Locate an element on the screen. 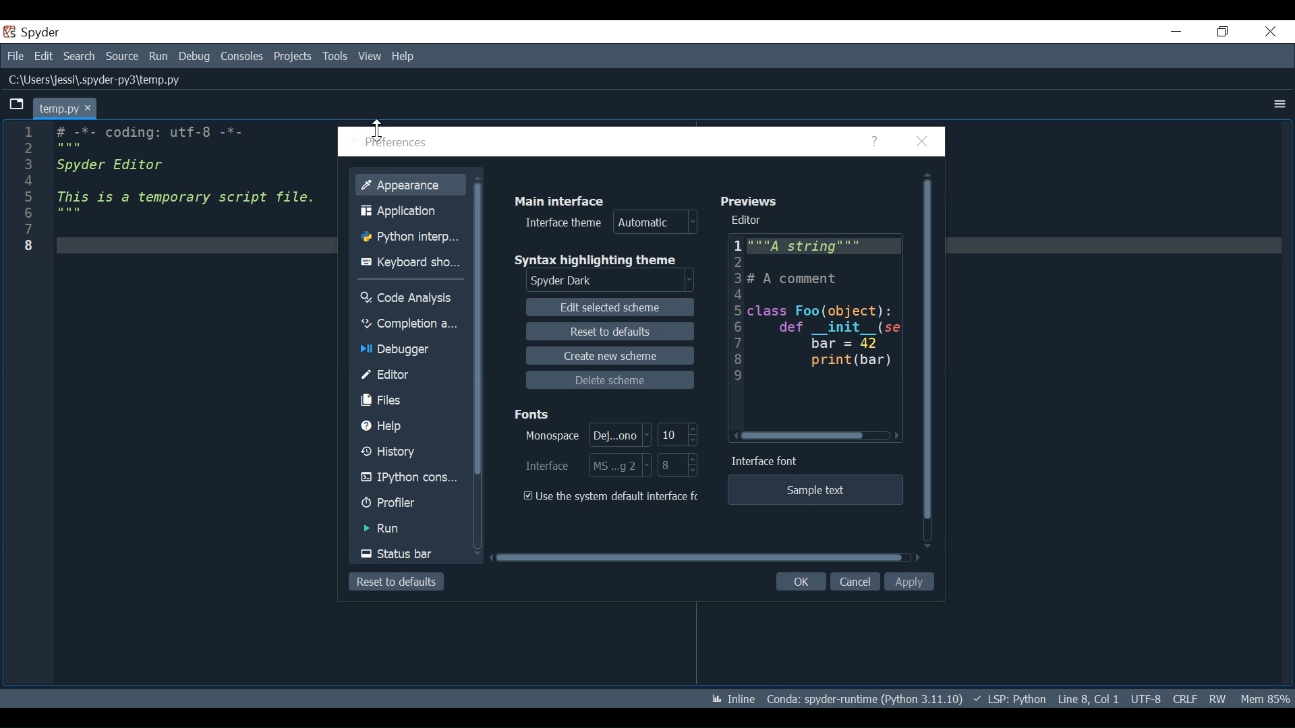  OK is located at coordinates (802, 582).